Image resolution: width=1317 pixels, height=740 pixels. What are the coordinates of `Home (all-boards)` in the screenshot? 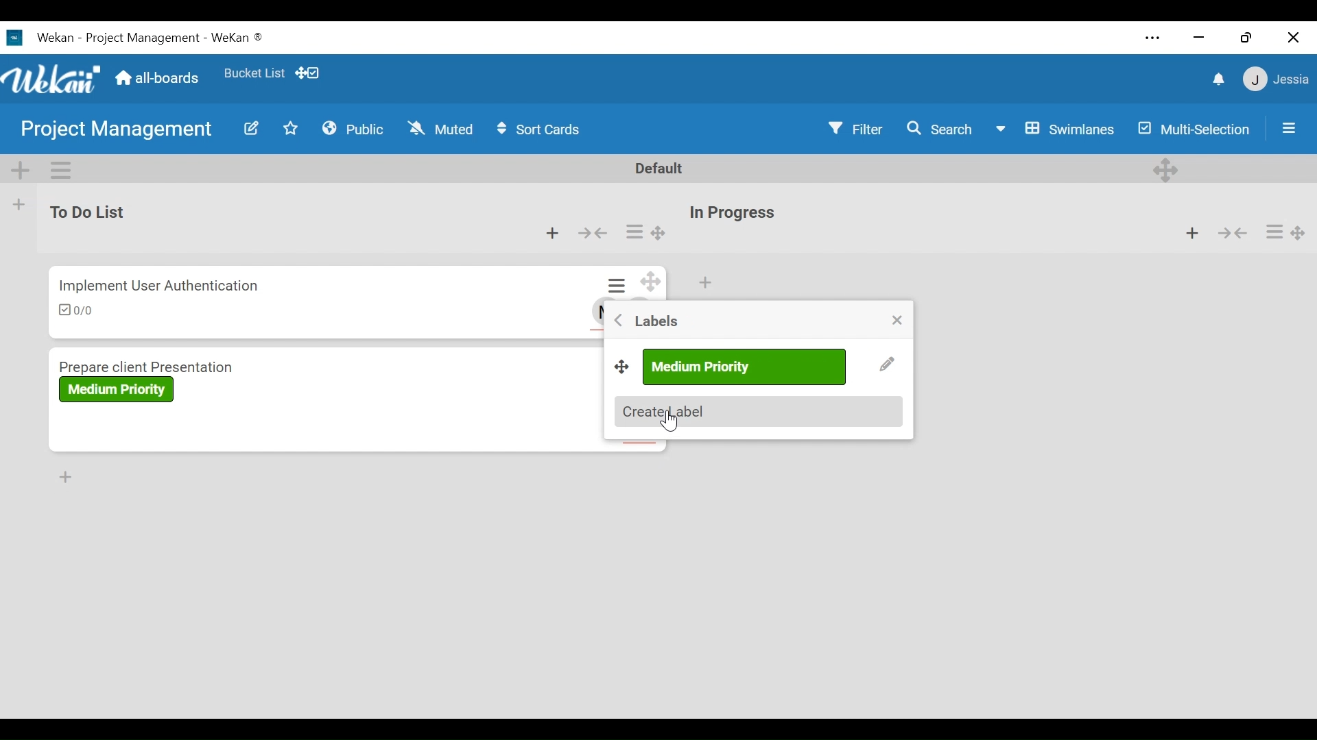 It's located at (156, 77).